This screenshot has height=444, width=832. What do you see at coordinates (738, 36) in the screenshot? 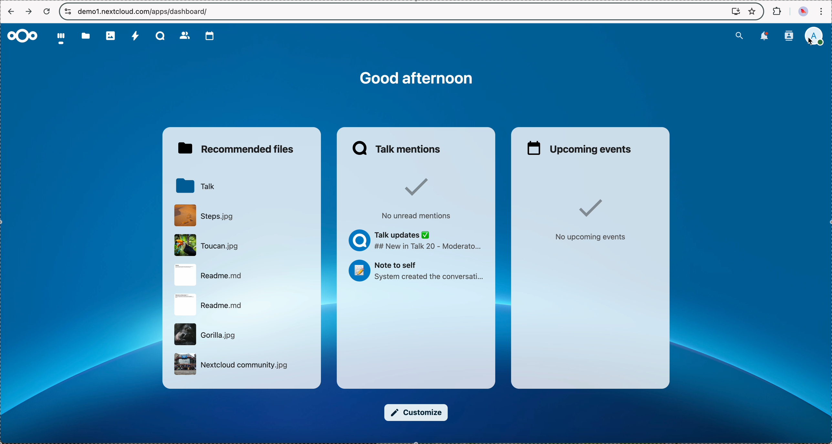
I see `search` at bounding box center [738, 36].